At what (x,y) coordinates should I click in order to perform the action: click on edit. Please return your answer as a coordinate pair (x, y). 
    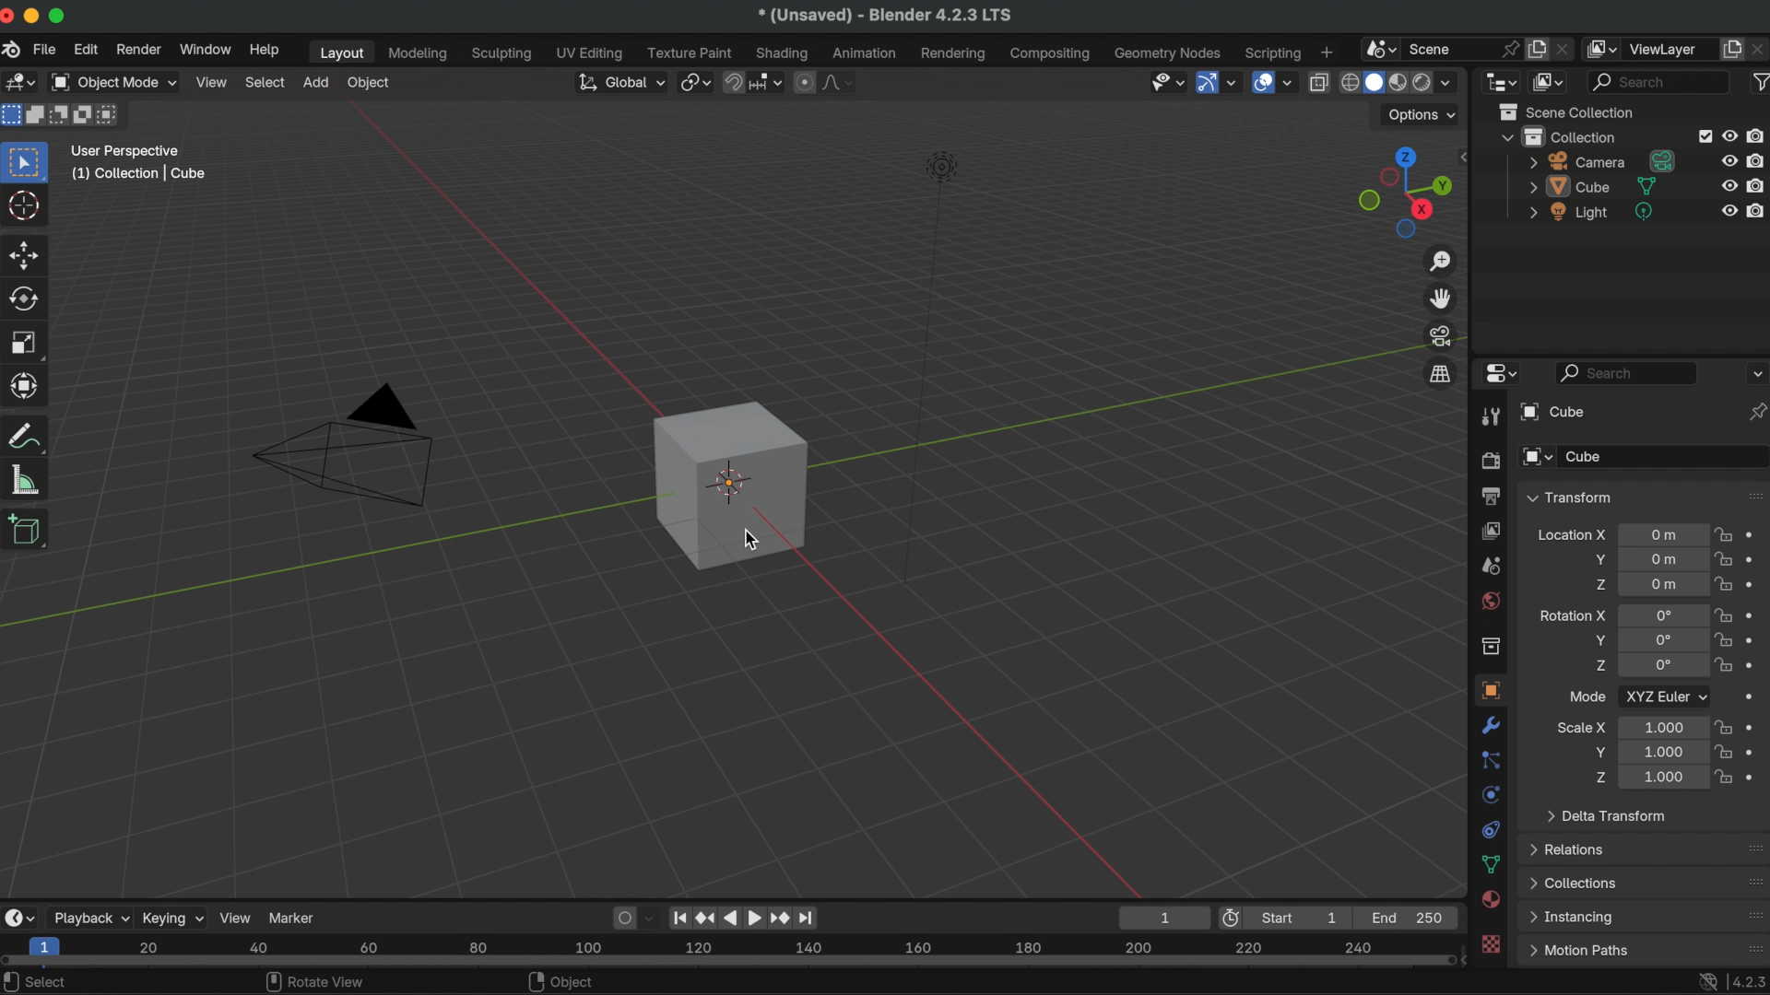
    Looking at the image, I should click on (87, 52).